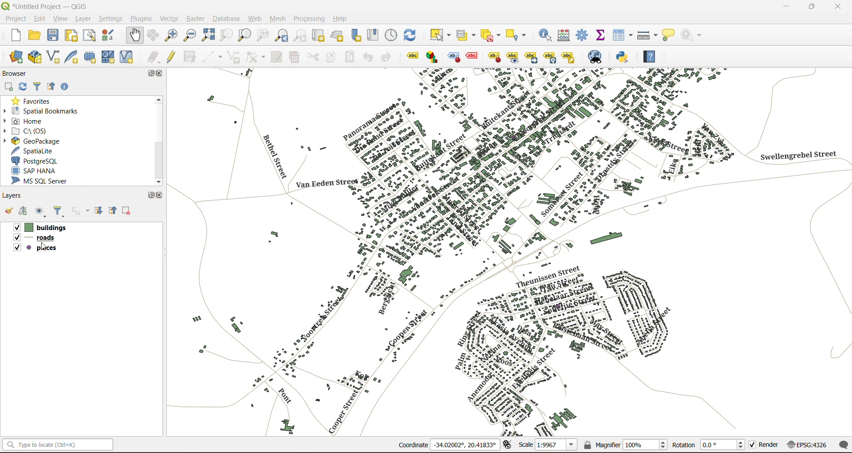 Image resolution: width=852 pixels, height=453 pixels. Describe the element at coordinates (393, 36) in the screenshot. I see `control panel` at that location.